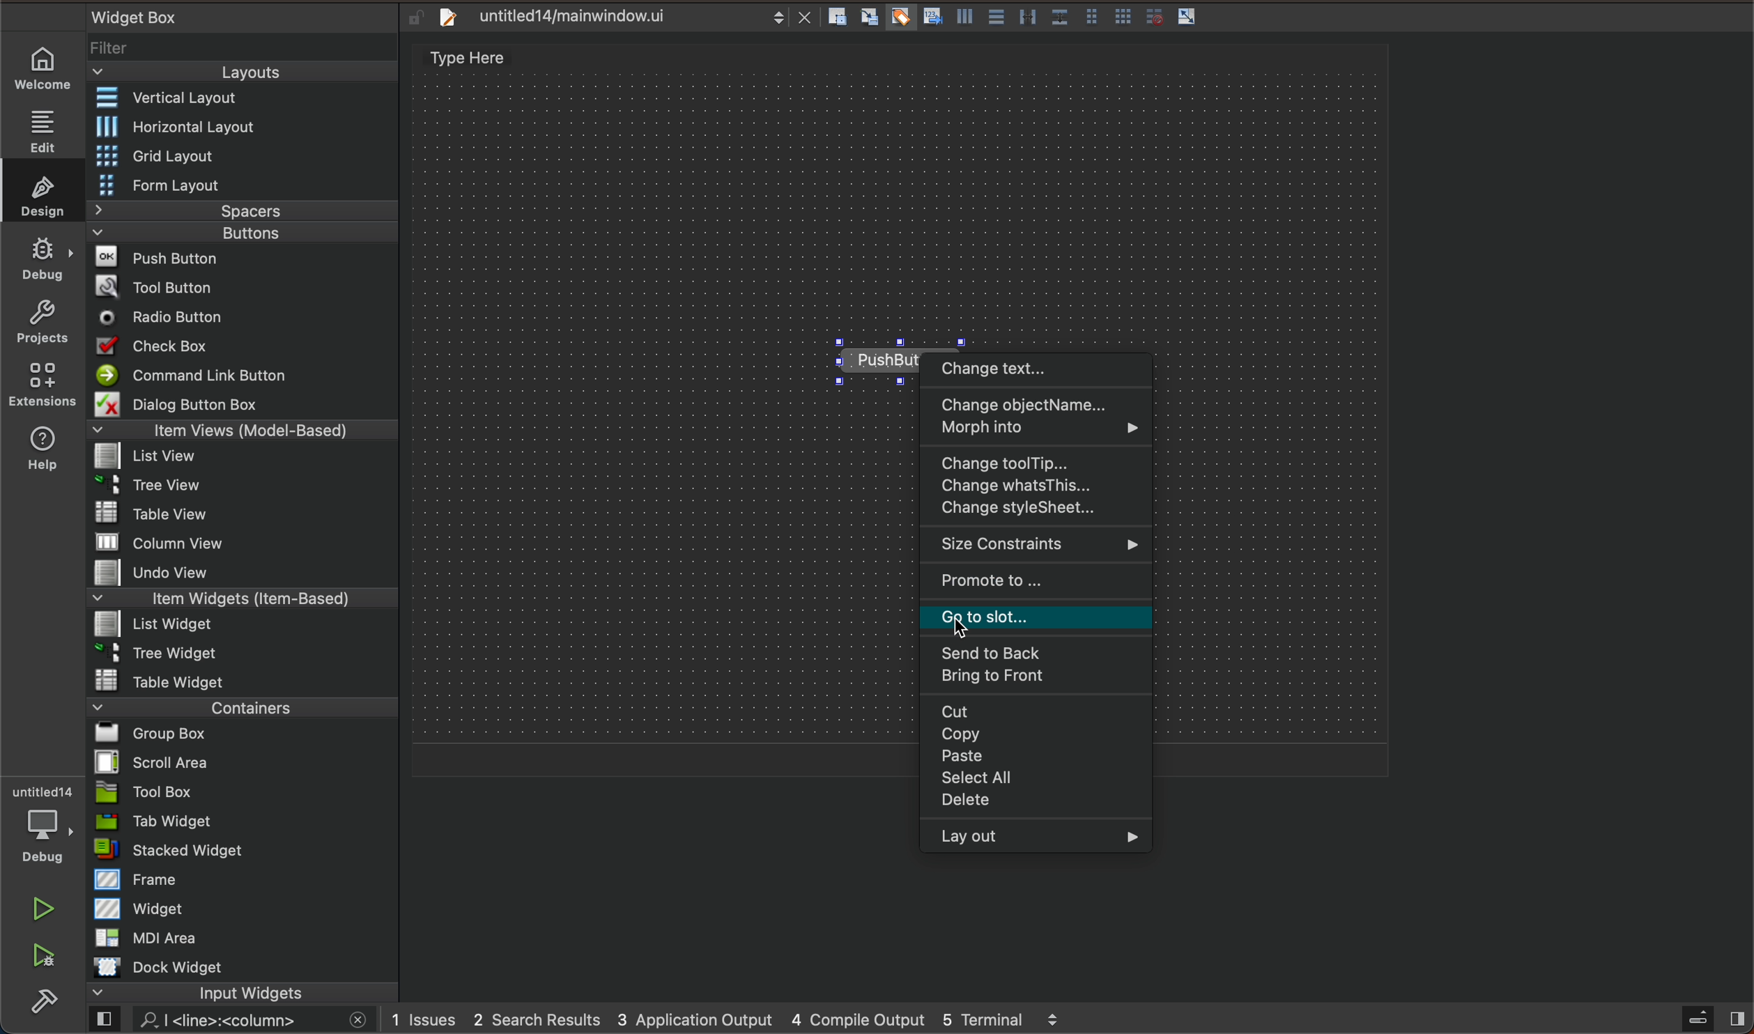 The height and width of the screenshot is (1034, 1754). Describe the element at coordinates (231, 1021) in the screenshot. I see `search` at that location.